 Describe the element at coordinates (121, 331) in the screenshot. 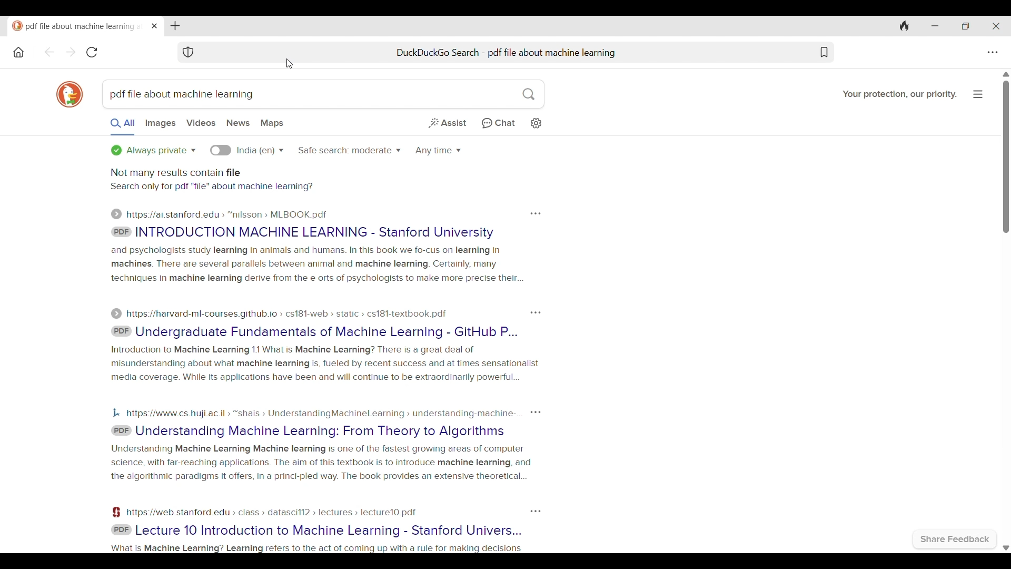

I see `PDF` at that location.